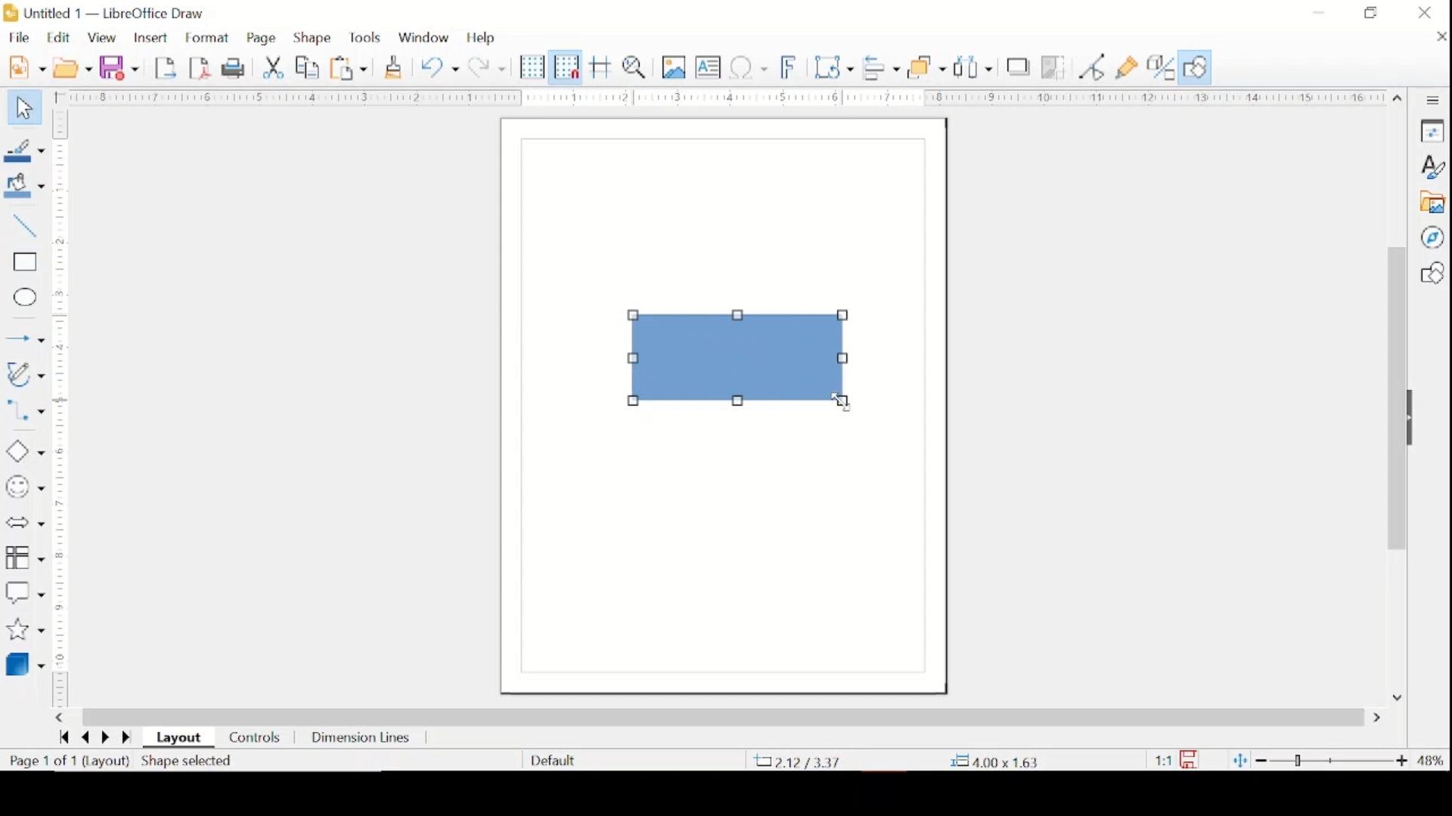 This screenshot has height=816, width=1452. Describe the element at coordinates (749, 66) in the screenshot. I see `insert special characters` at that location.